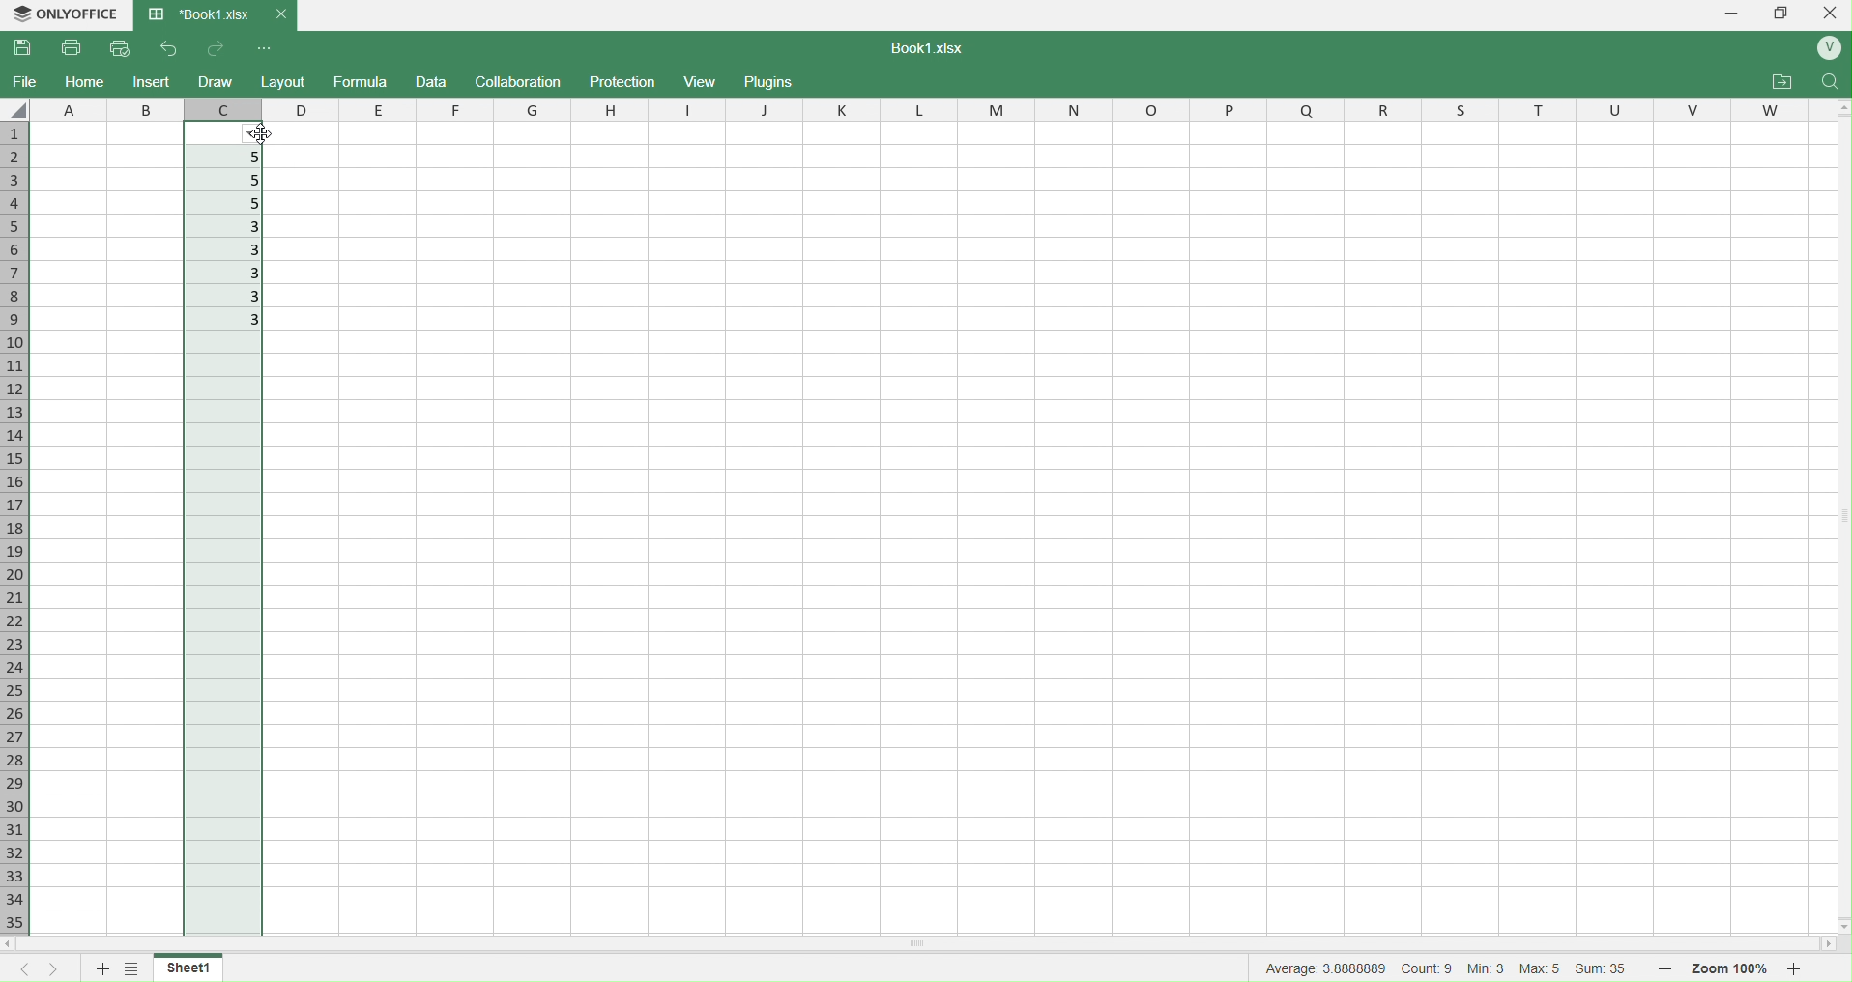  What do you see at coordinates (64, 14) in the screenshot?
I see `OnlyOffice` at bounding box center [64, 14].